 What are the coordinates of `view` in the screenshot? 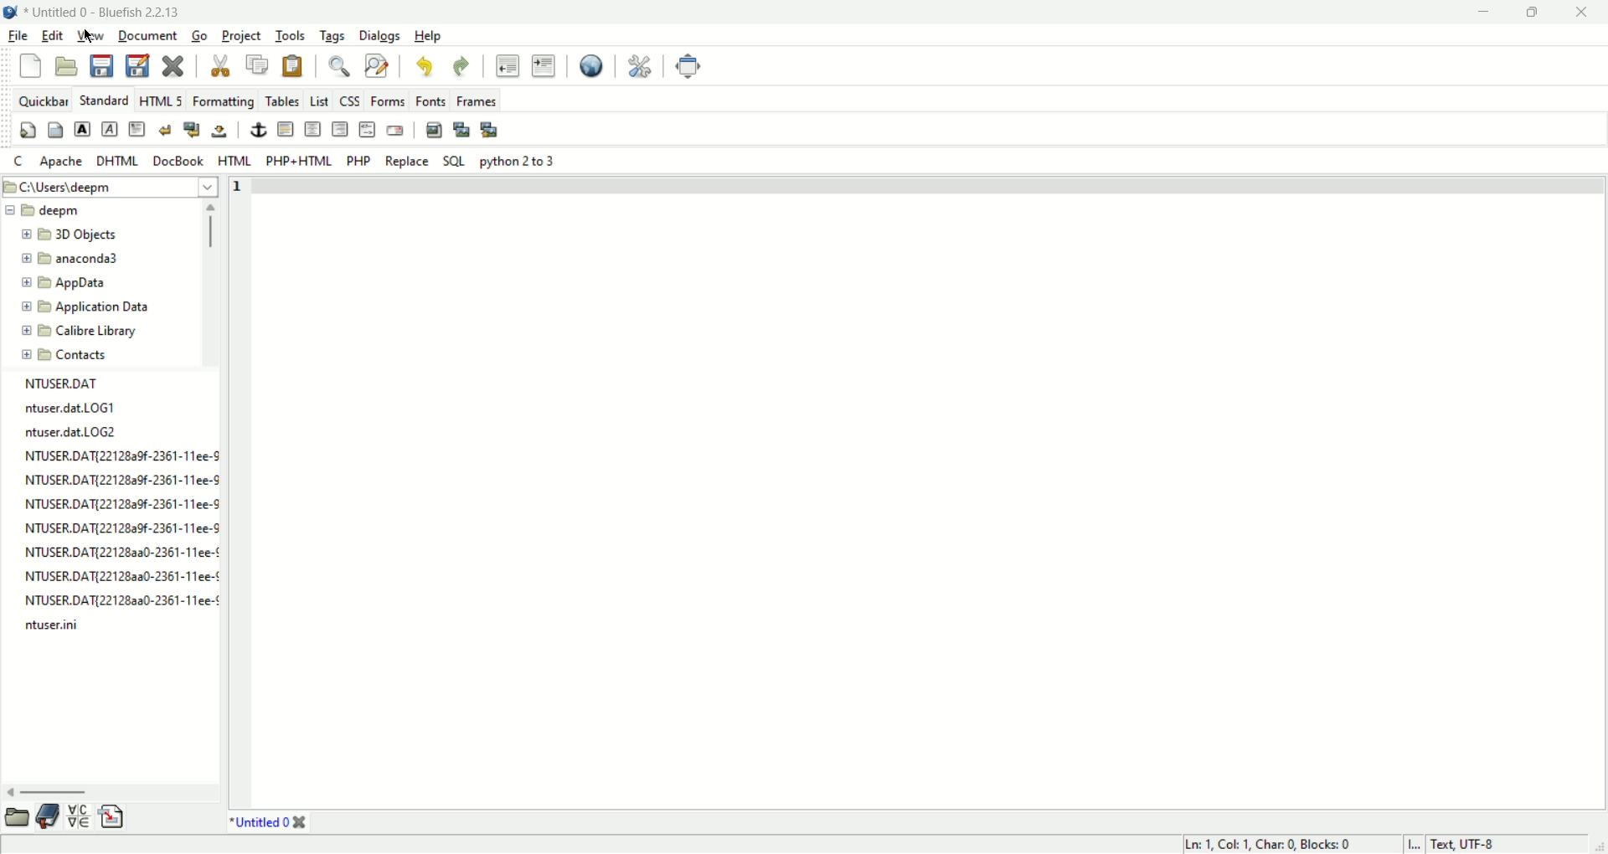 It's located at (88, 36).